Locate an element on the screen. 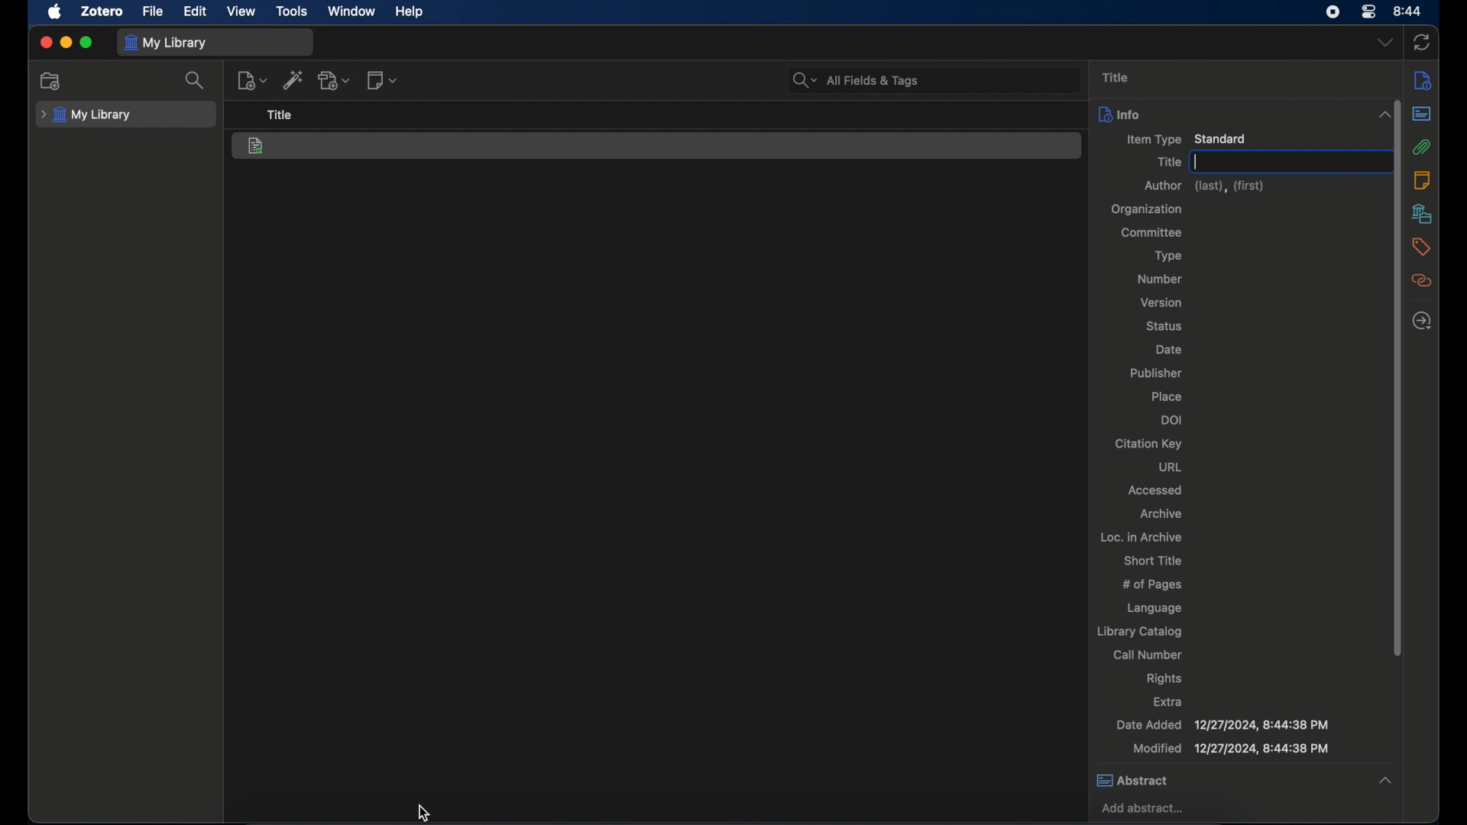 The height and width of the screenshot is (825, 1467). maximize is located at coordinates (87, 44).